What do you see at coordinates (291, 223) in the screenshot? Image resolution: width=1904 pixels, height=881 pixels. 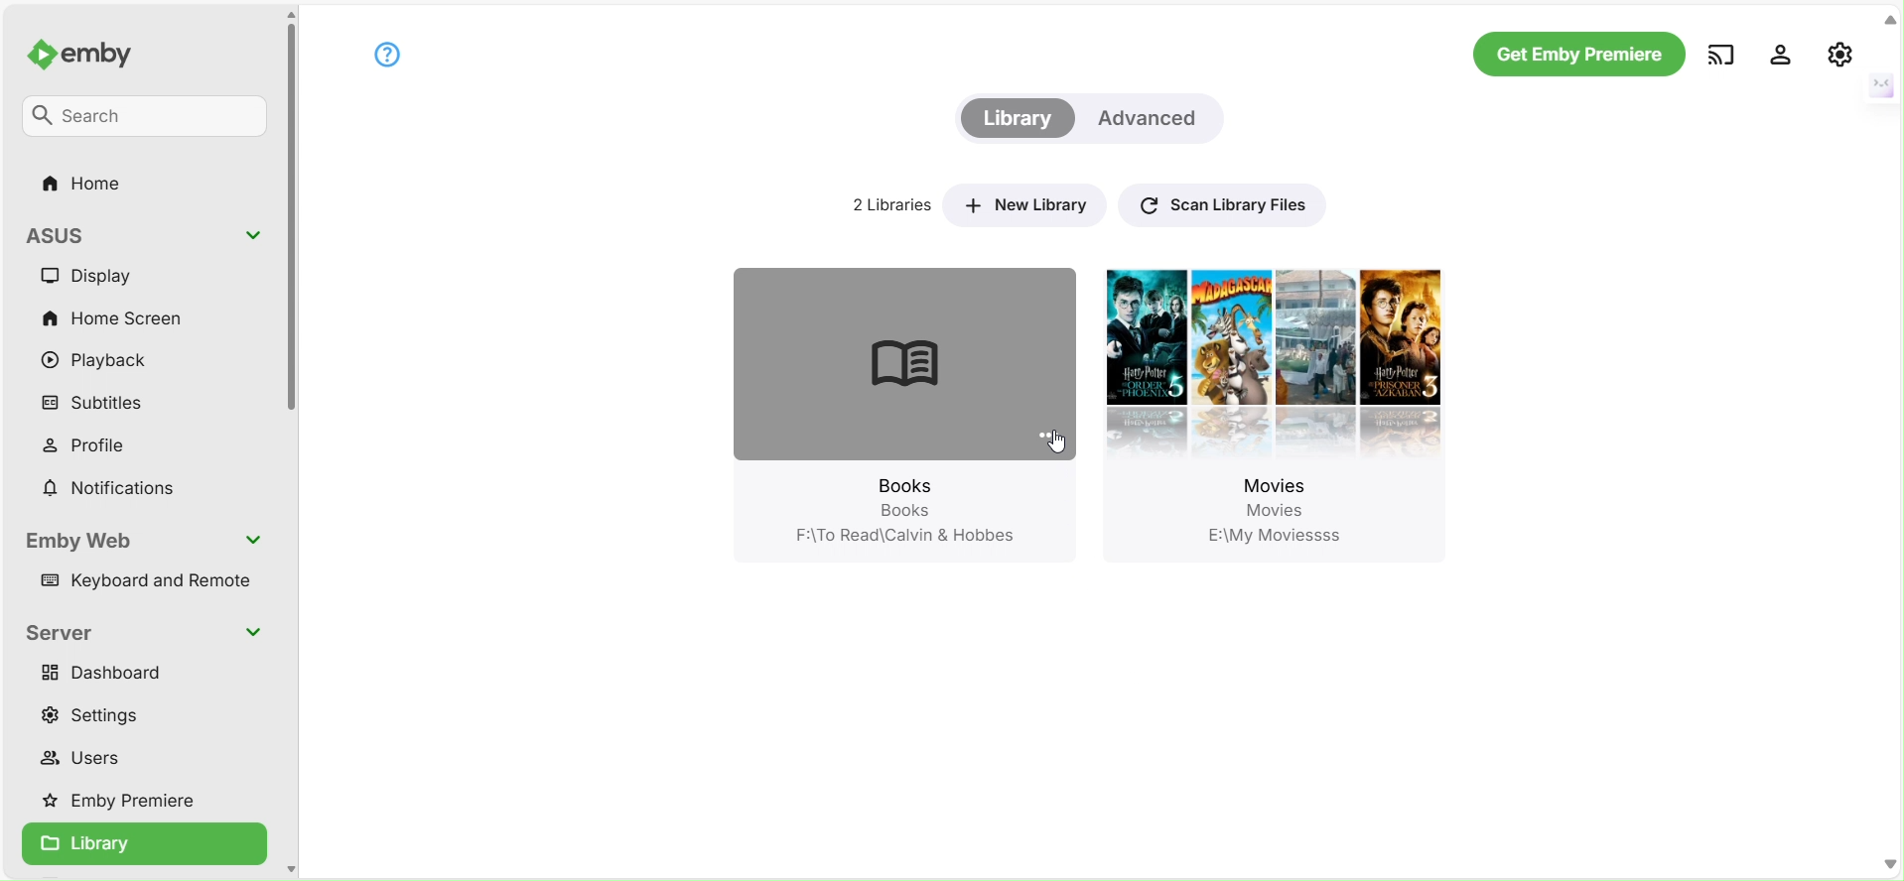 I see `Vertical Scroll Bar` at bounding box center [291, 223].